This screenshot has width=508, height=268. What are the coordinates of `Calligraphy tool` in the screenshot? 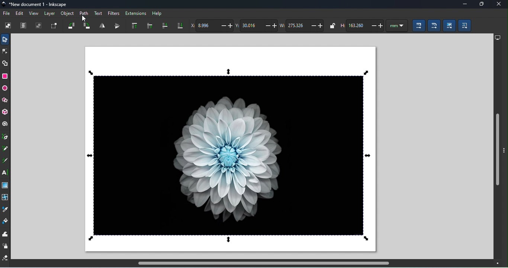 It's located at (5, 161).